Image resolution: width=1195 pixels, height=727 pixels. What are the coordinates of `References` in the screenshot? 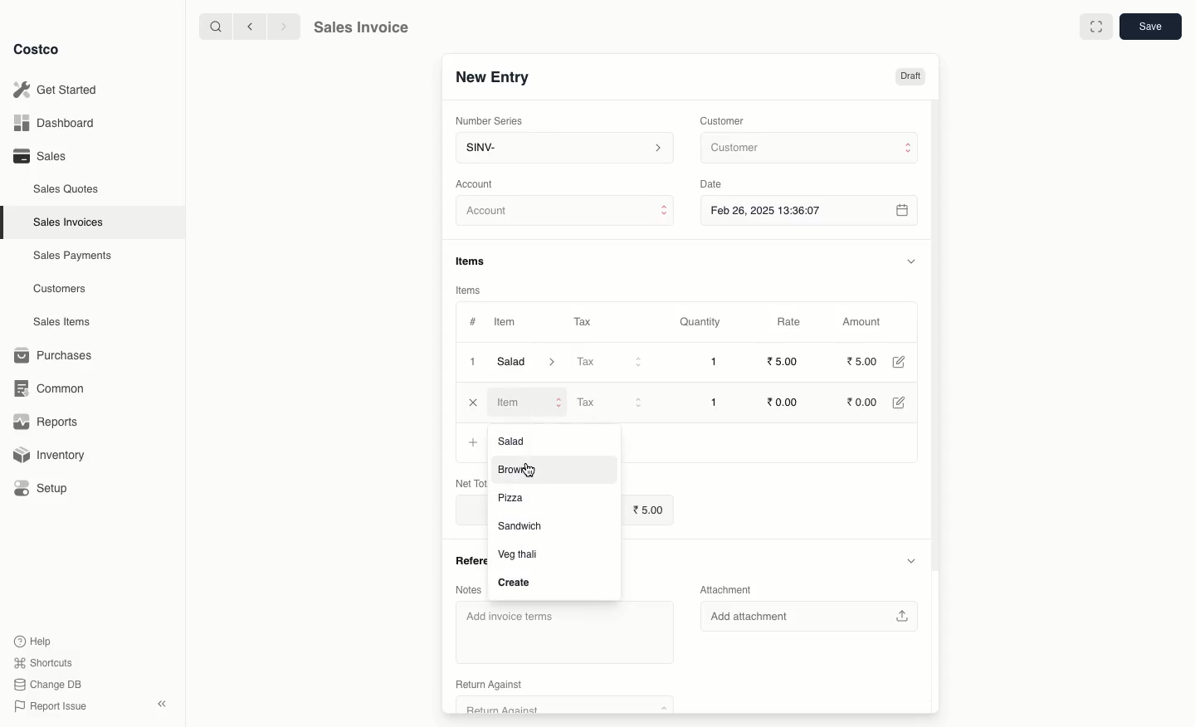 It's located at (465, 558).